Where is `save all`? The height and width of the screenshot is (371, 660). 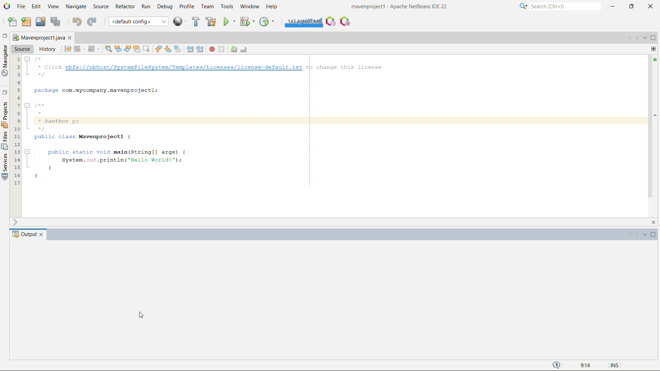
save all is located at coordinates (55, 21).